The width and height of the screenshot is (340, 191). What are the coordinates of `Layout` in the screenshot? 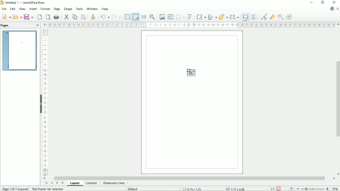 It's located at (76, 183).